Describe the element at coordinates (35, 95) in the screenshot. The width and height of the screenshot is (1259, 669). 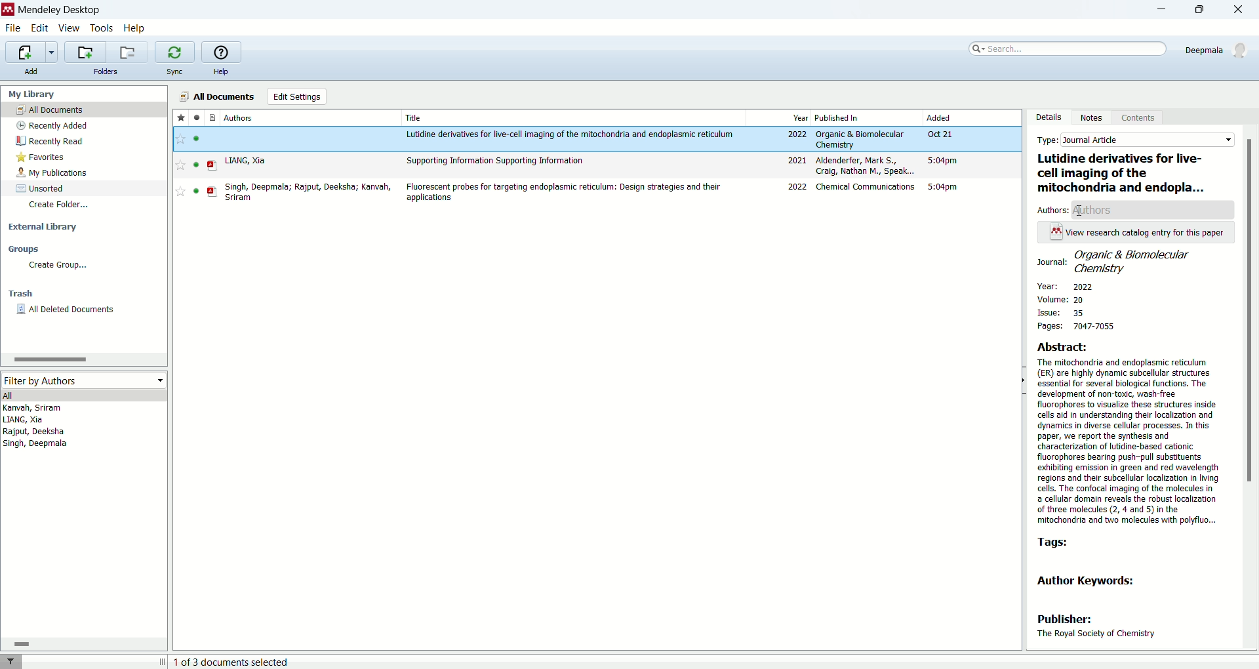
I see `my library` at that location.